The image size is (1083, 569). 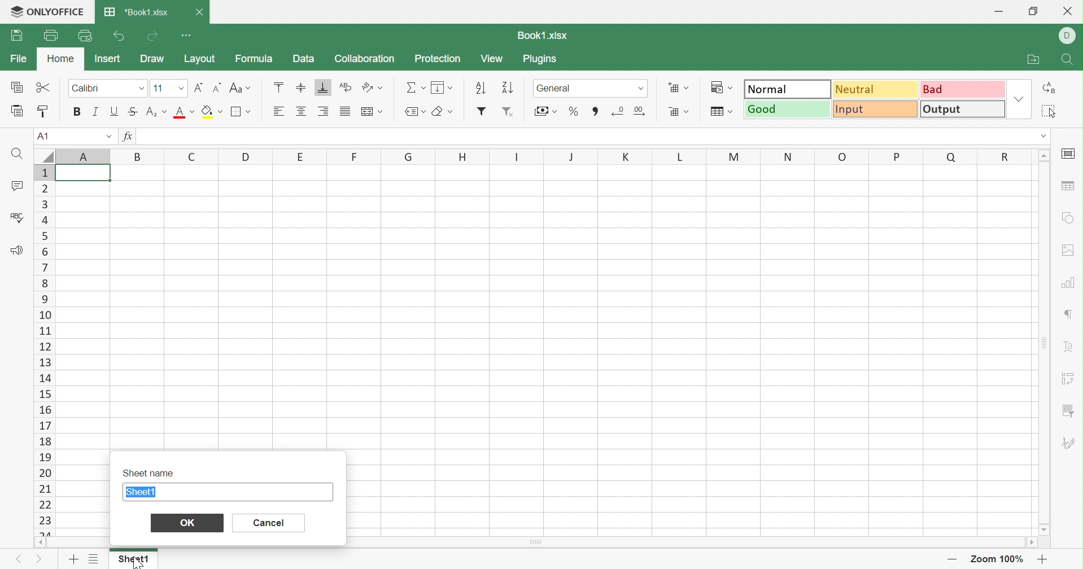 What do you see at coordinates (94, 86) in the screenshot?
I see `Calibri` at bounding box center [94, 86].